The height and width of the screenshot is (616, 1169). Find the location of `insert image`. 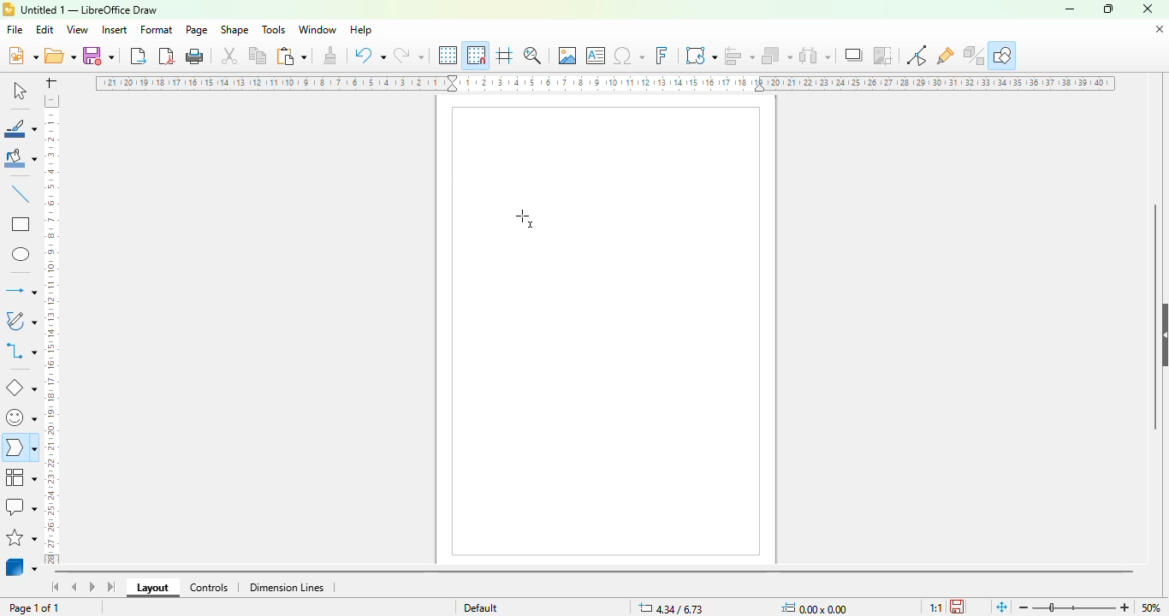

insert image is located at coordinates (567, 55).